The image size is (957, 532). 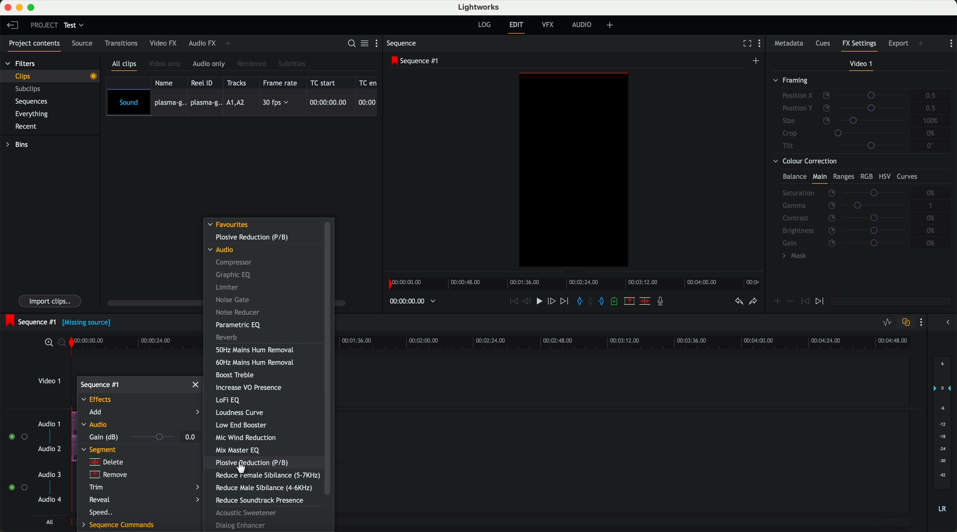 I want to click on import clips, so click(x=51, y=300).